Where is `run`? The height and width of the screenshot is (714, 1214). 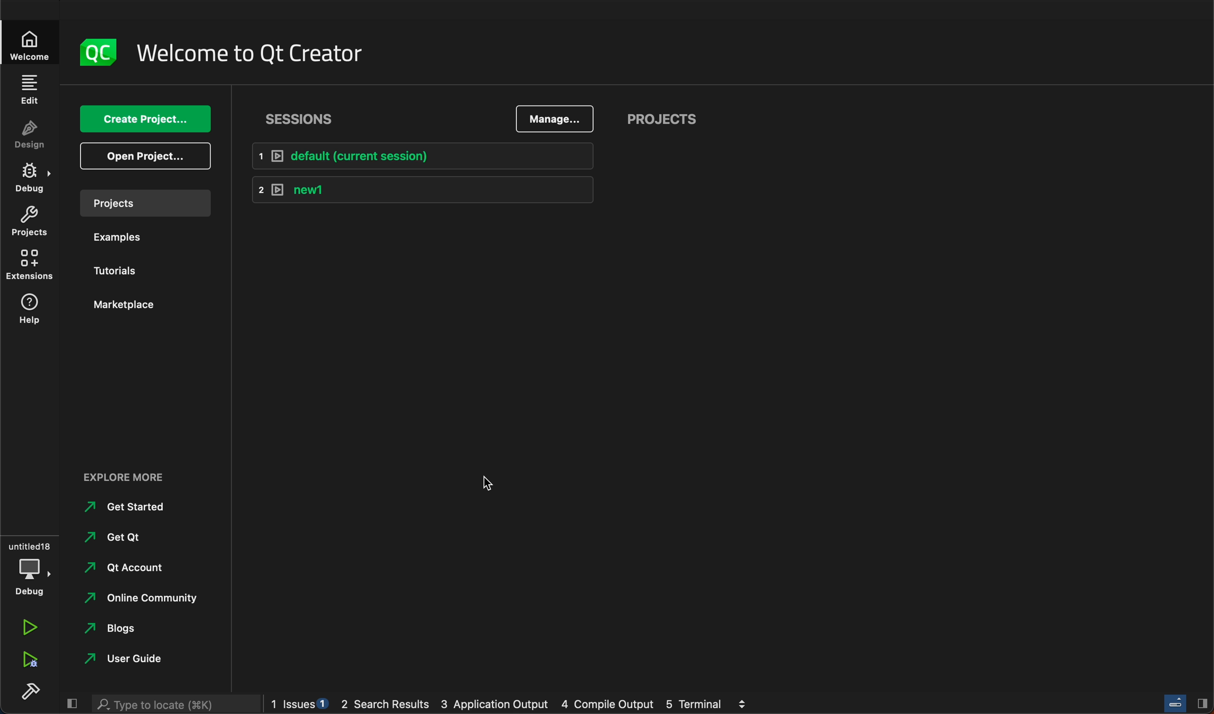
run is located at coordinates (28, 627).